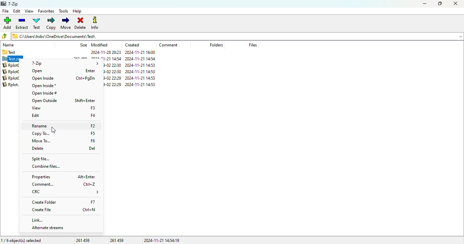 The image size is (464, 244). What do you see at coordinates (48, 228) in the screenshot?
I see `alternate streams` at bounding box center [48, 228].